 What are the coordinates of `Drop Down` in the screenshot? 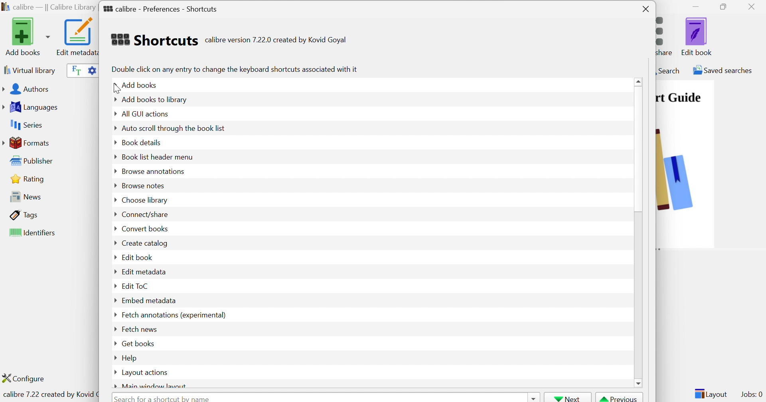 It's located at (114, 156).